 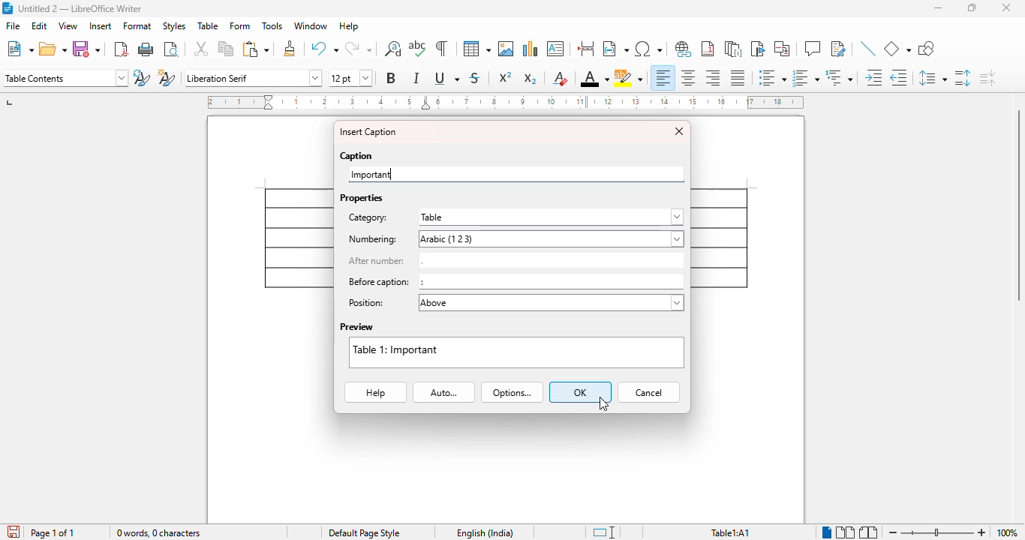 I want to click on options, so click(x=512, y=392).